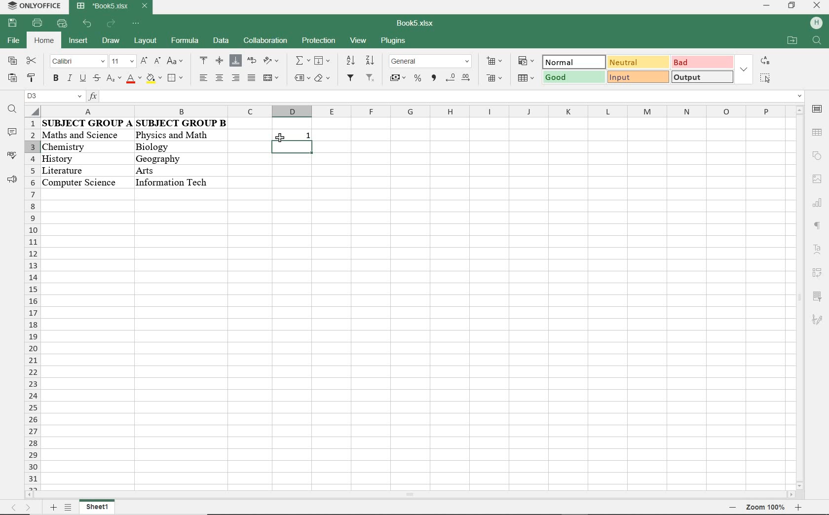  Describe the element at coordinates (69, 79) in the screenshot. I see `italic` at that location.